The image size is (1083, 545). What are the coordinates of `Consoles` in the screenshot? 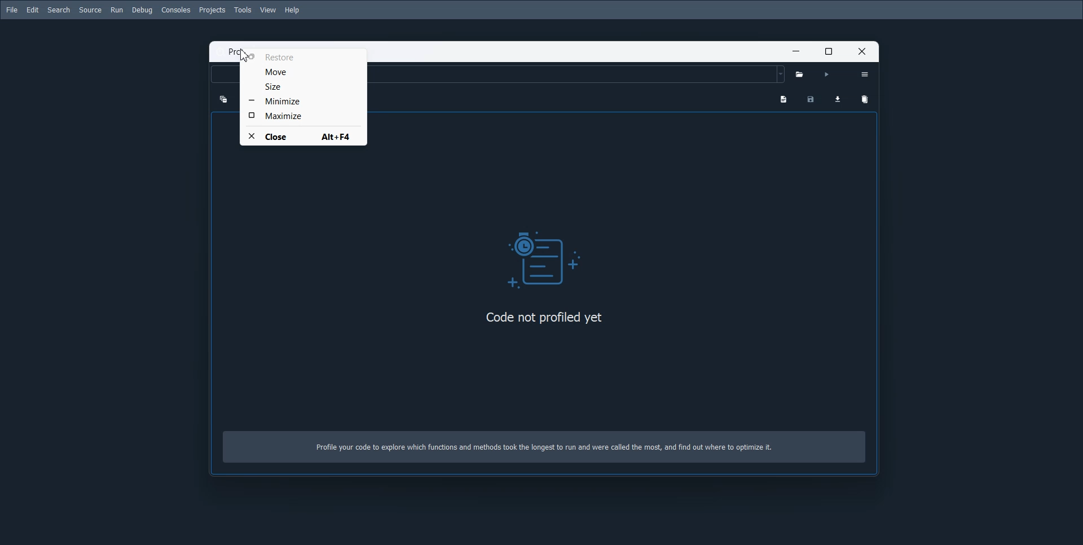 It's located at (175, 10).